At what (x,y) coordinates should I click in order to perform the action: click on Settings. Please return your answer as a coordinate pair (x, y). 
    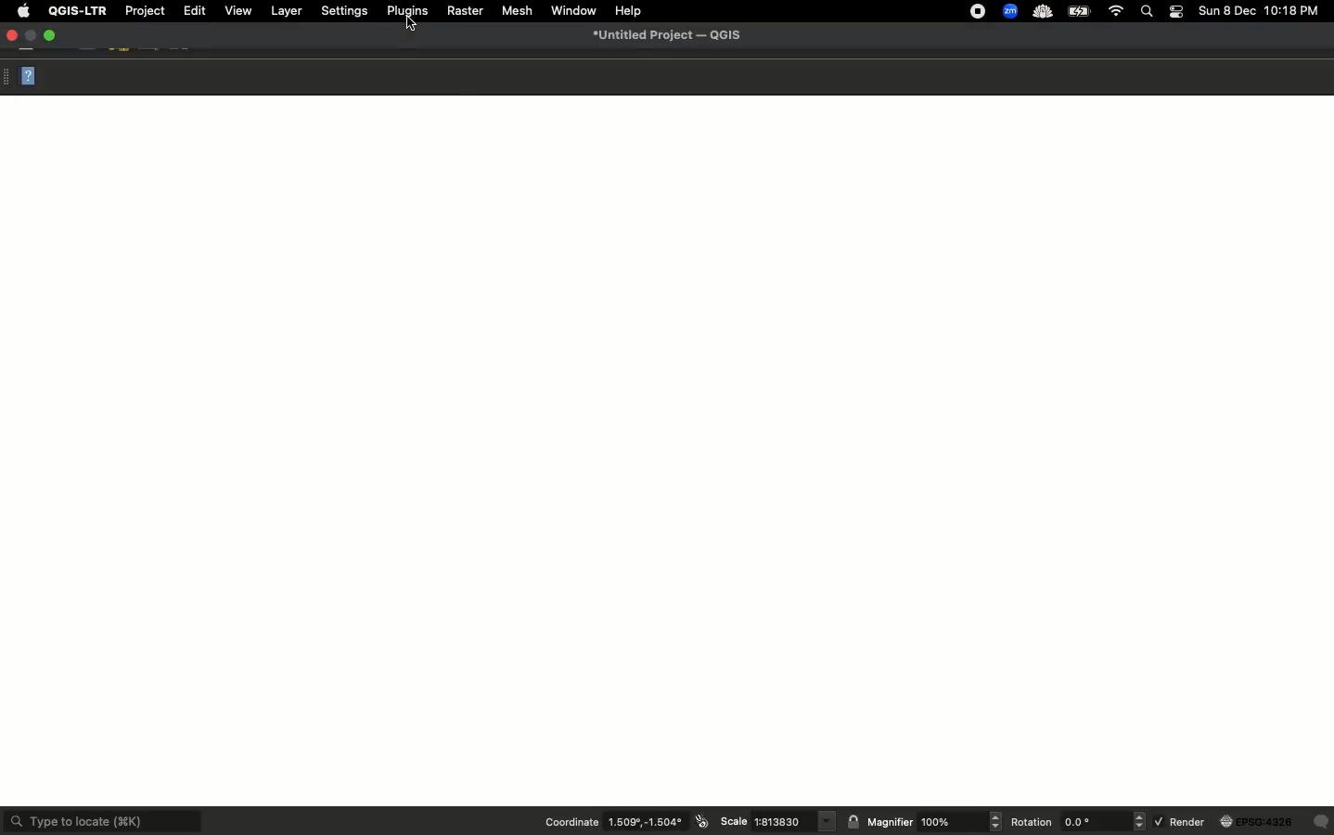
    Looking at the image, I should click on (345, 10).